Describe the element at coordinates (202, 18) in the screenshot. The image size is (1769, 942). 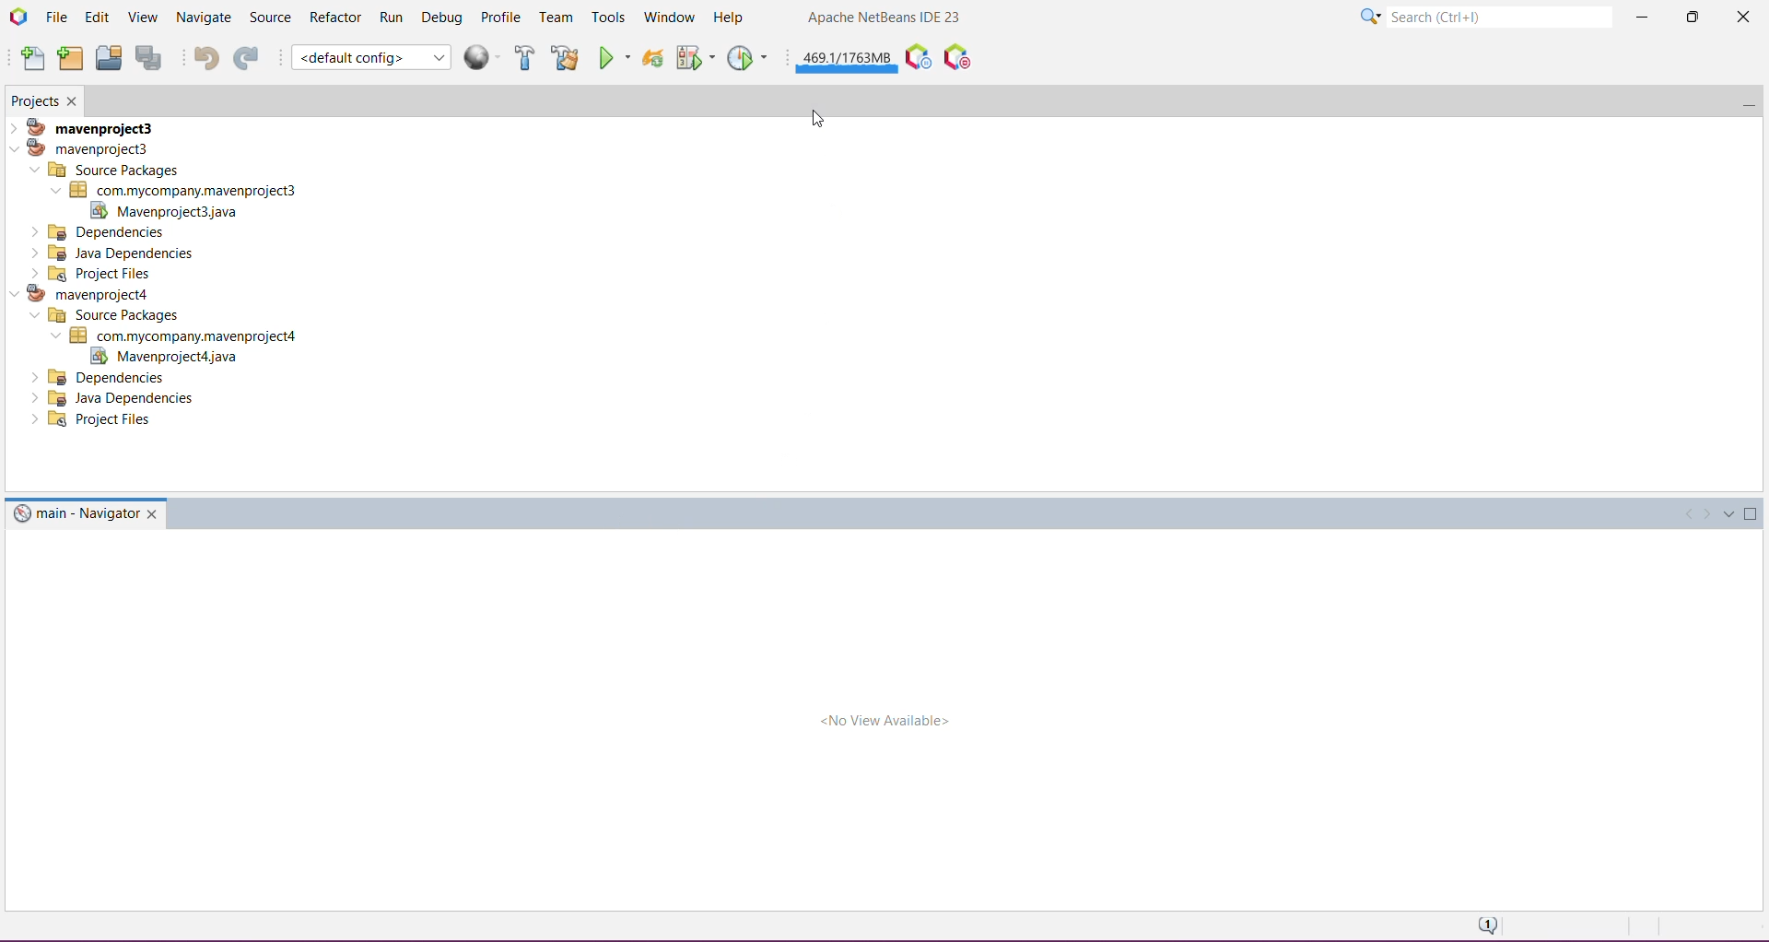
I see `Navigate` at that location.